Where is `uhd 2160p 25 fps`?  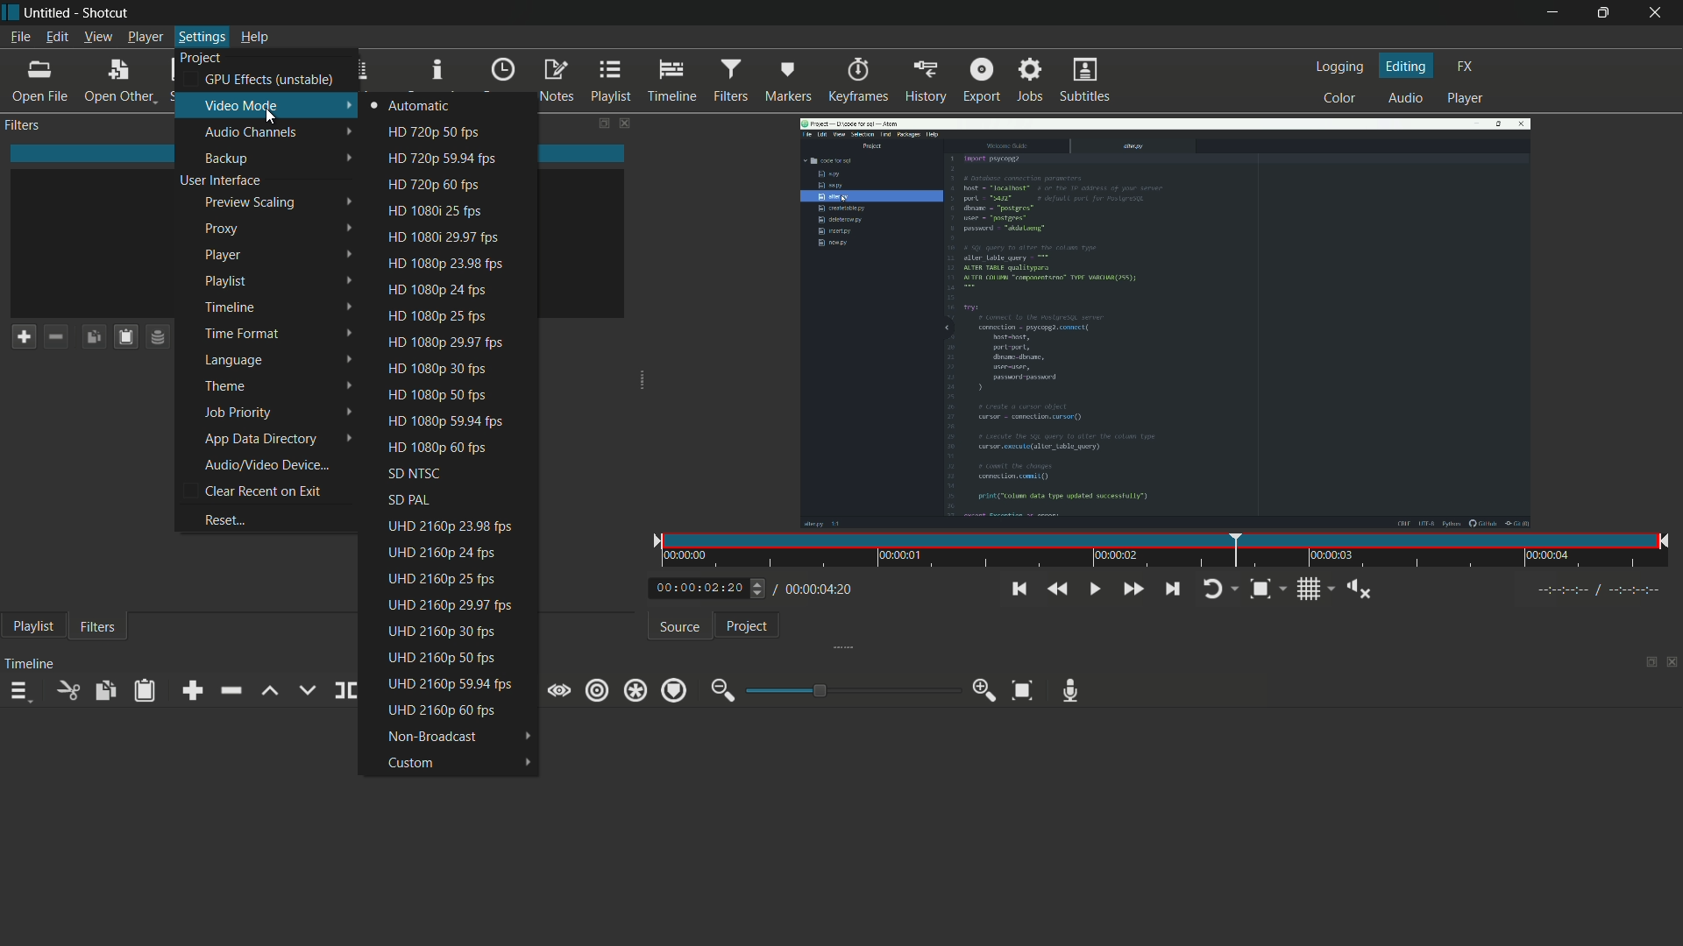
uhd 2160p 25 fps is located at coordinates (451, 581).